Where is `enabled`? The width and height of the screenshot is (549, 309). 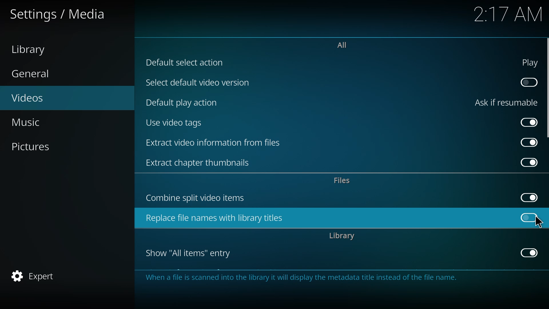 enabled is located at coordinates (527, 142).